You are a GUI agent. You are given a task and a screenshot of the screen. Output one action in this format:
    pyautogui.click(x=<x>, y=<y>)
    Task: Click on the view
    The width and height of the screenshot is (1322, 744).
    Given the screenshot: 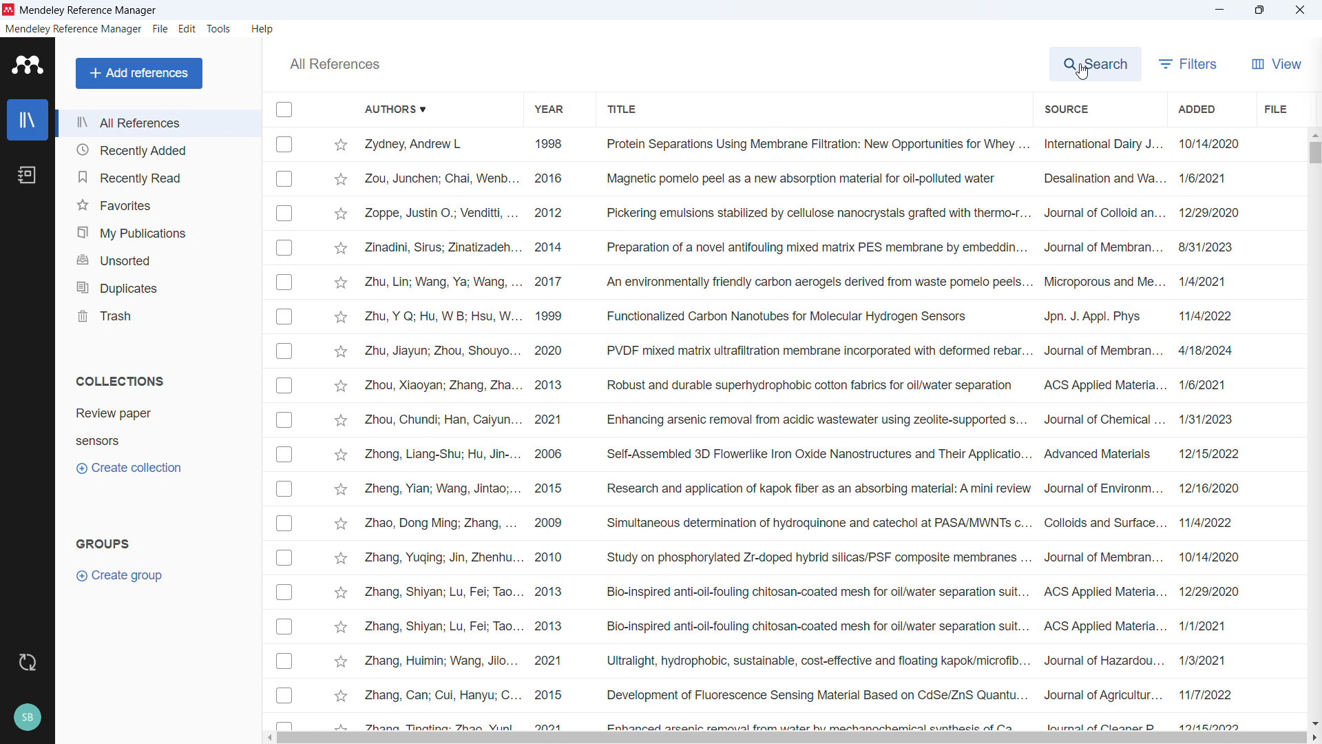 What is the action you would take?
    pyautogui.click(x=1274, y=64)
    